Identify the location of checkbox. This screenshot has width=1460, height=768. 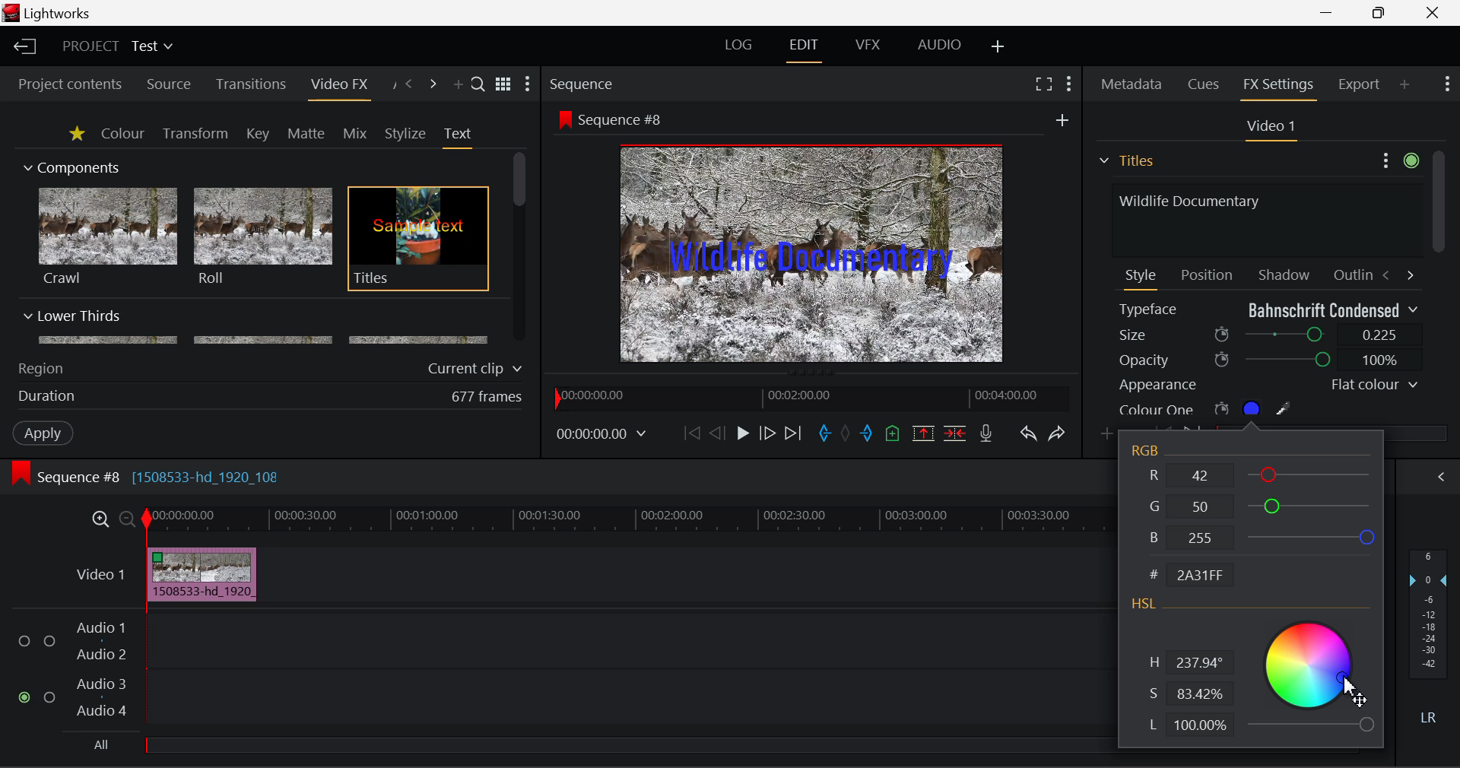
(50, 643).